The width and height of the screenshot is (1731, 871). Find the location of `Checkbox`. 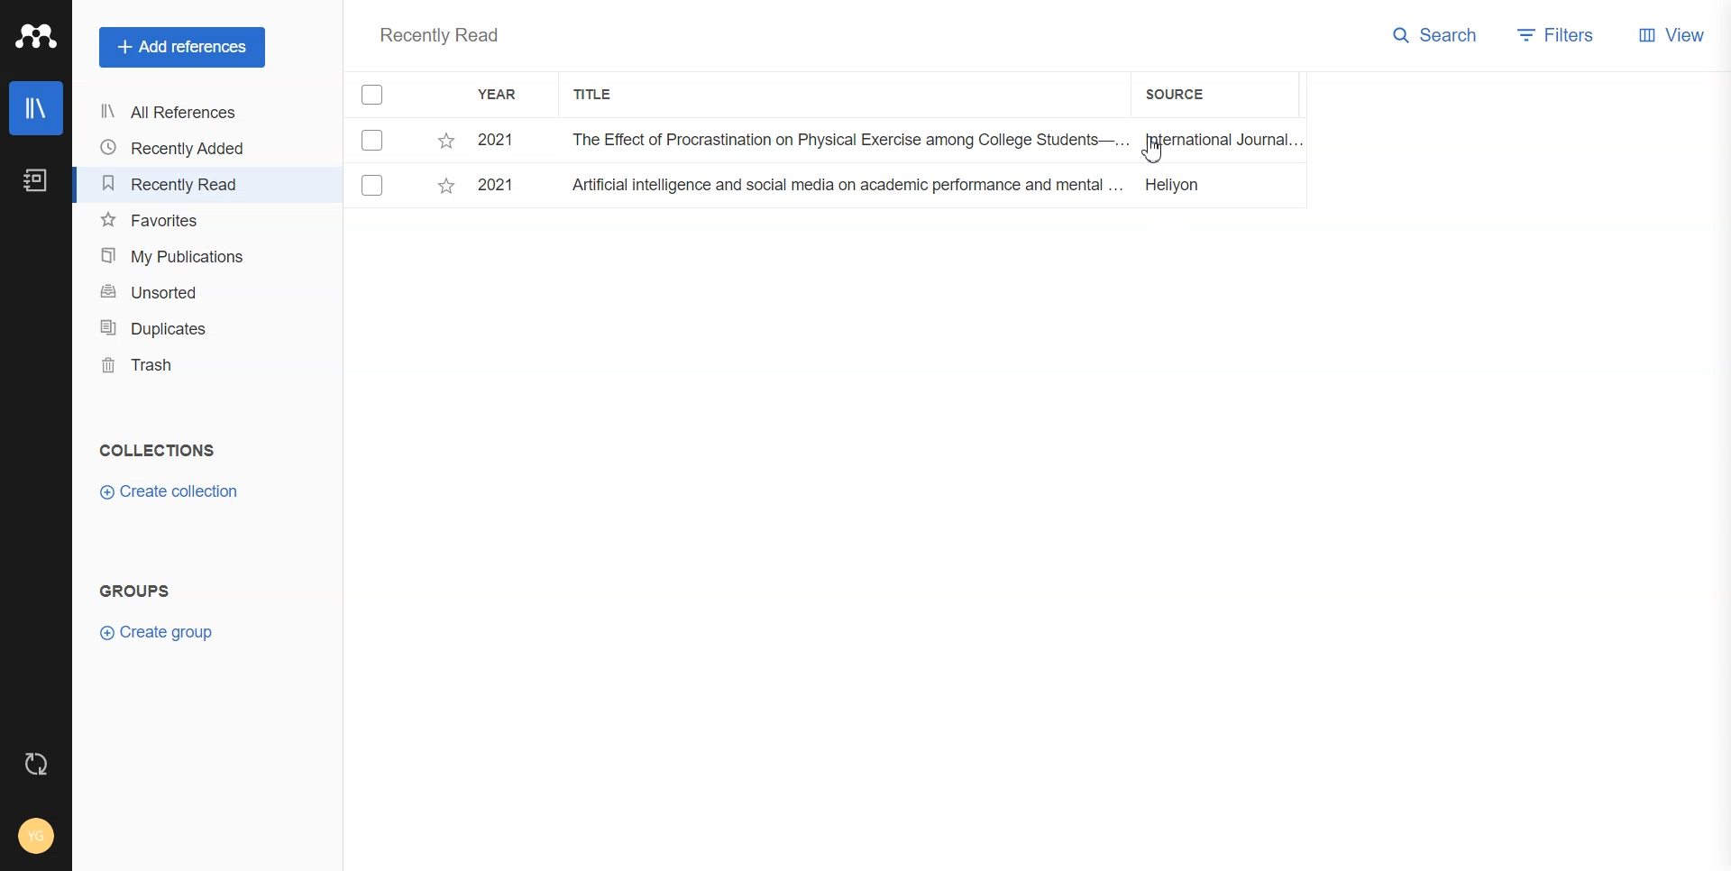

Checkbox is located at coordinates (375, 95).